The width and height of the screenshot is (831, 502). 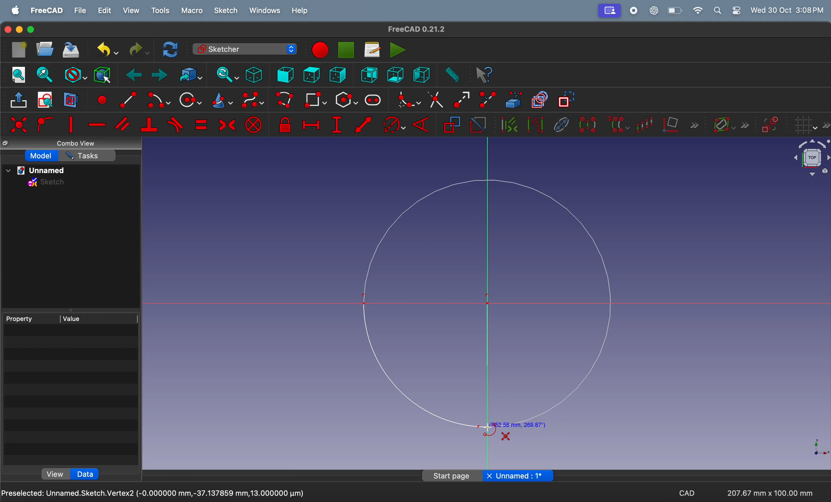 What do you see at coordinates (87, 156) in the screenshot?
I see `Tasks` at bounding box center [87, 156].